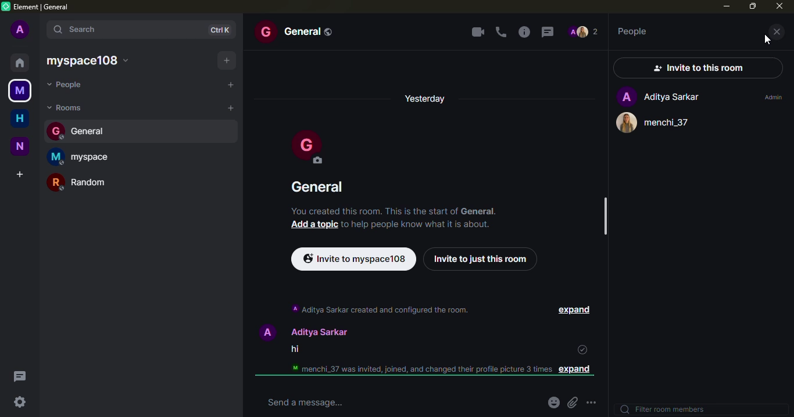  What do you see at coordinates (549, 31) in the screenshot?
I see `threads` at bounding box center [549, 31].